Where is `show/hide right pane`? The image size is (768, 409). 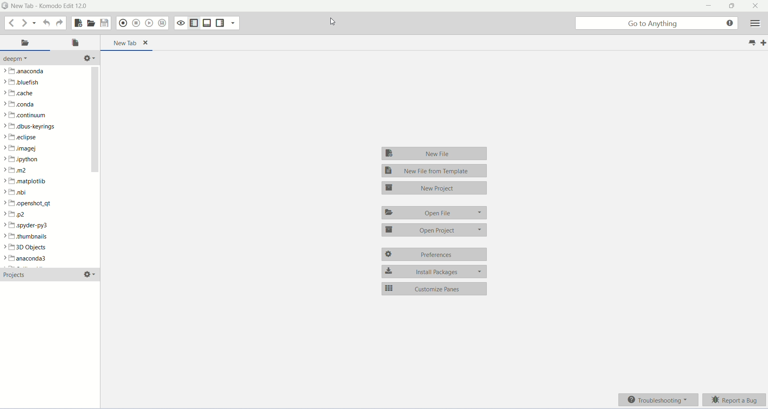 show/hide right pane is located at coordinates (220, 22).